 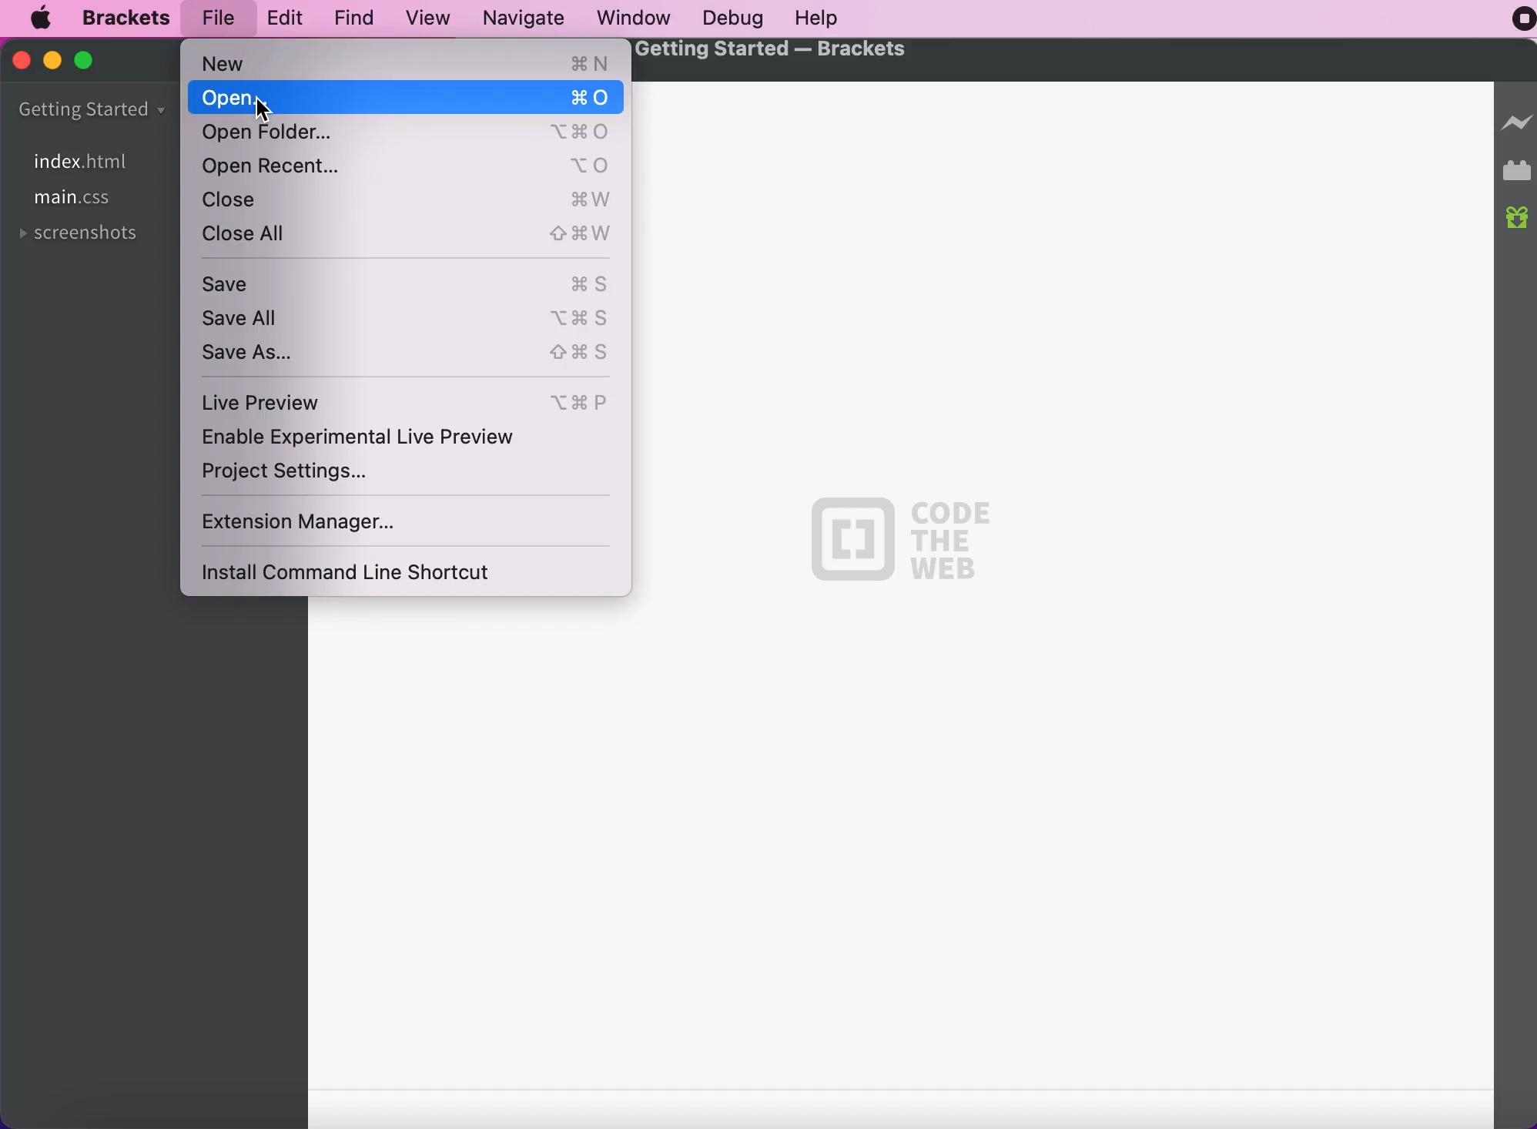 I want to click on mac logo, so click(x=42, y=21).